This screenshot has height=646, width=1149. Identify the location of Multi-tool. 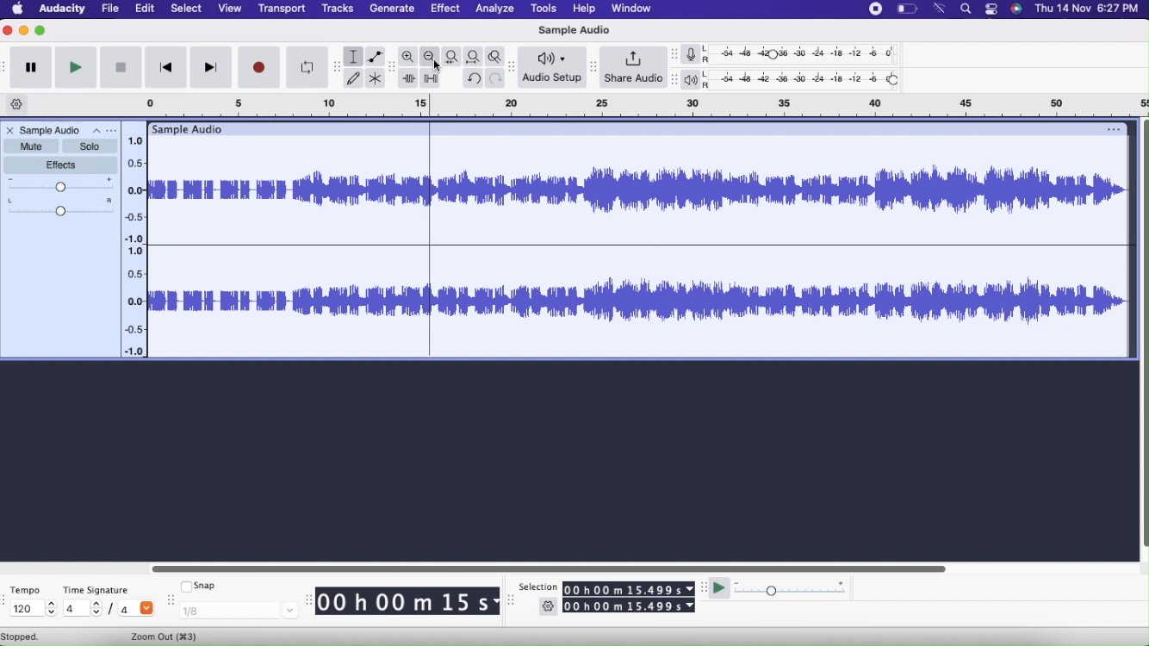
(376, 78).